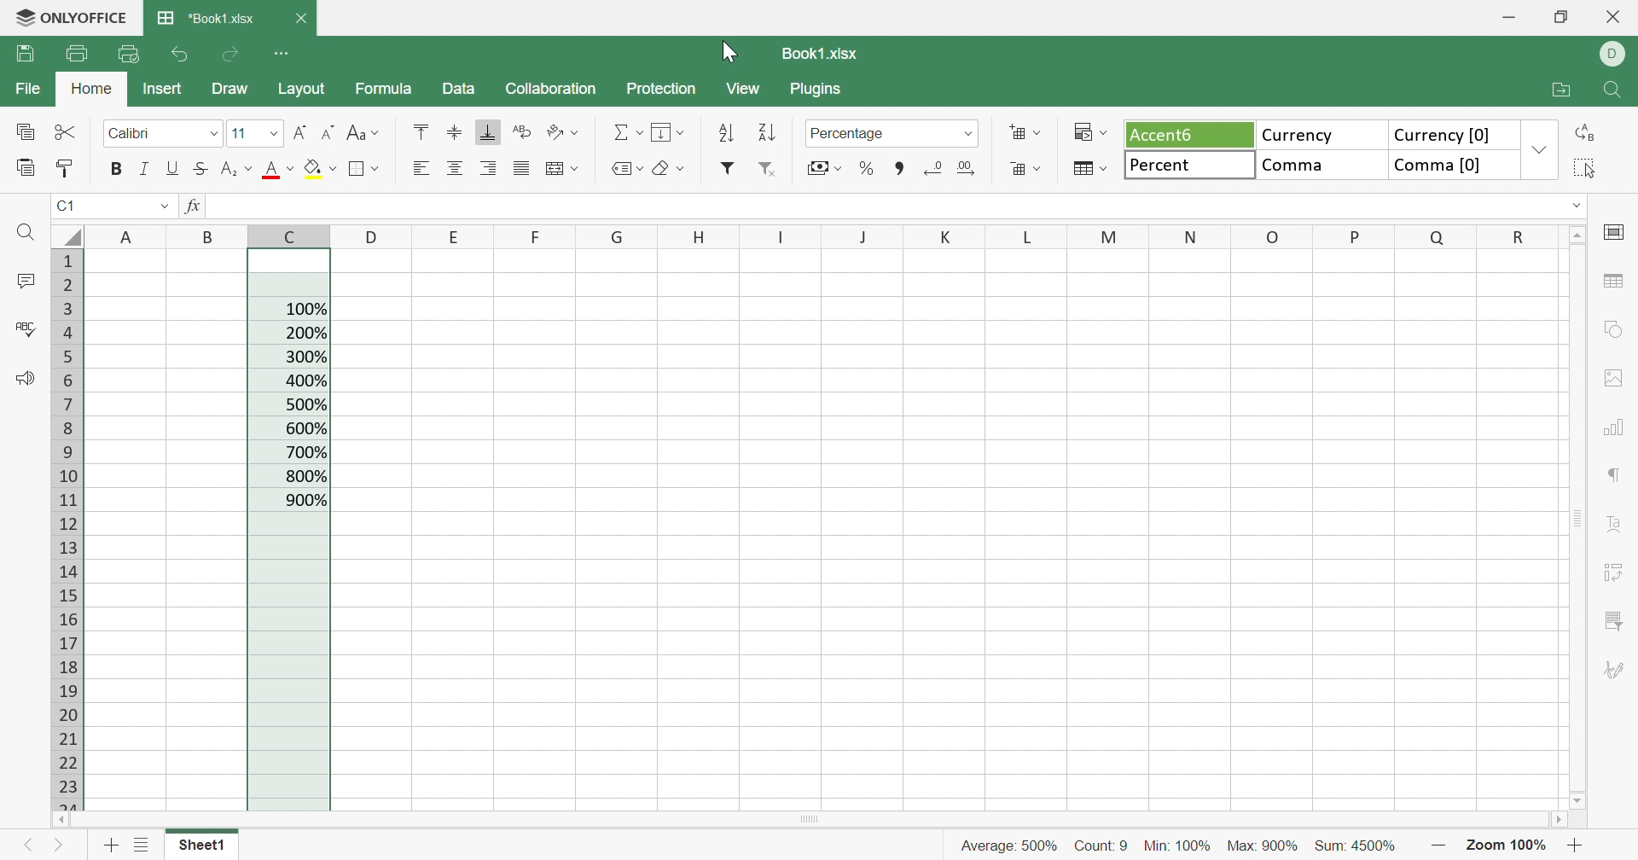  Describe the element at coordinates (815, 821) in the screenshot. I see `Scroll Bar` at that location.